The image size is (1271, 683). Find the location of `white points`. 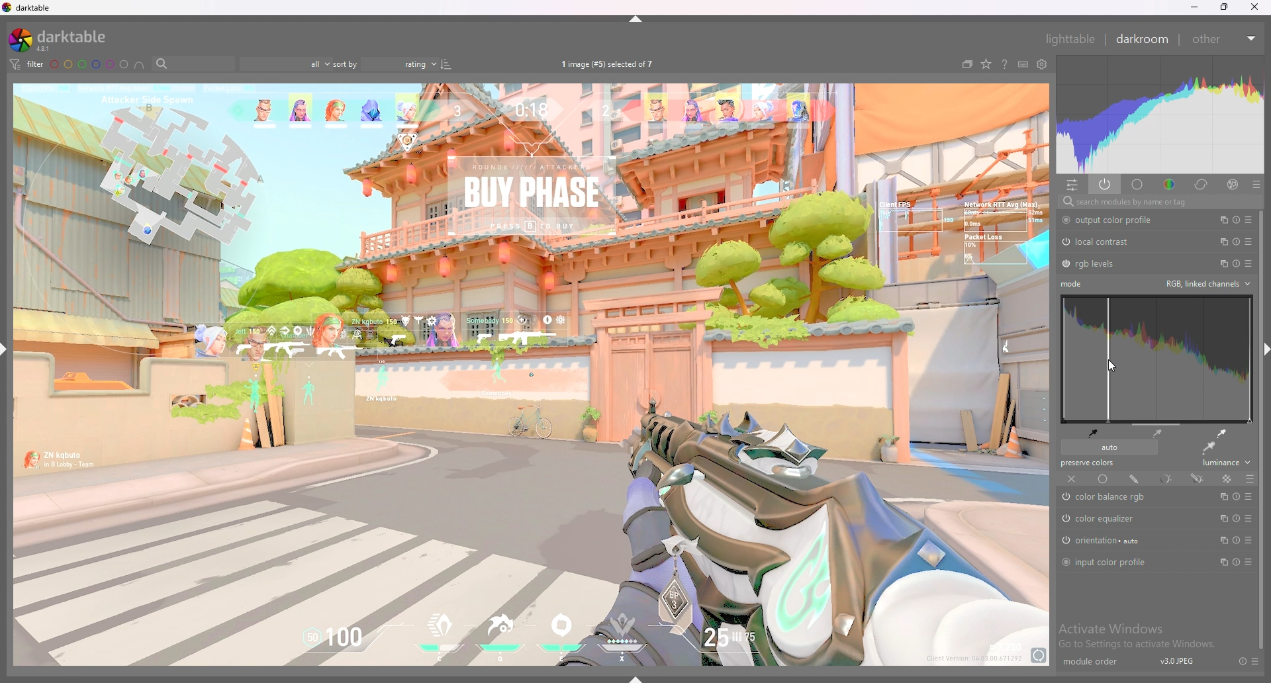

white points is located at coordinates (1220, 433).